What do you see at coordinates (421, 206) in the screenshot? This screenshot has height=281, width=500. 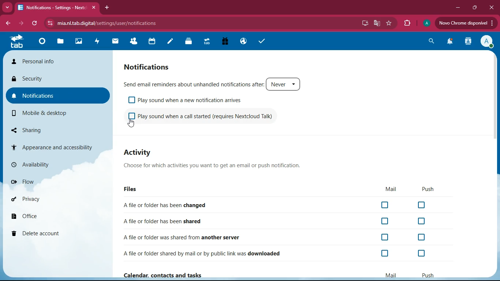 I see `off` at bounding box center [421, 206].